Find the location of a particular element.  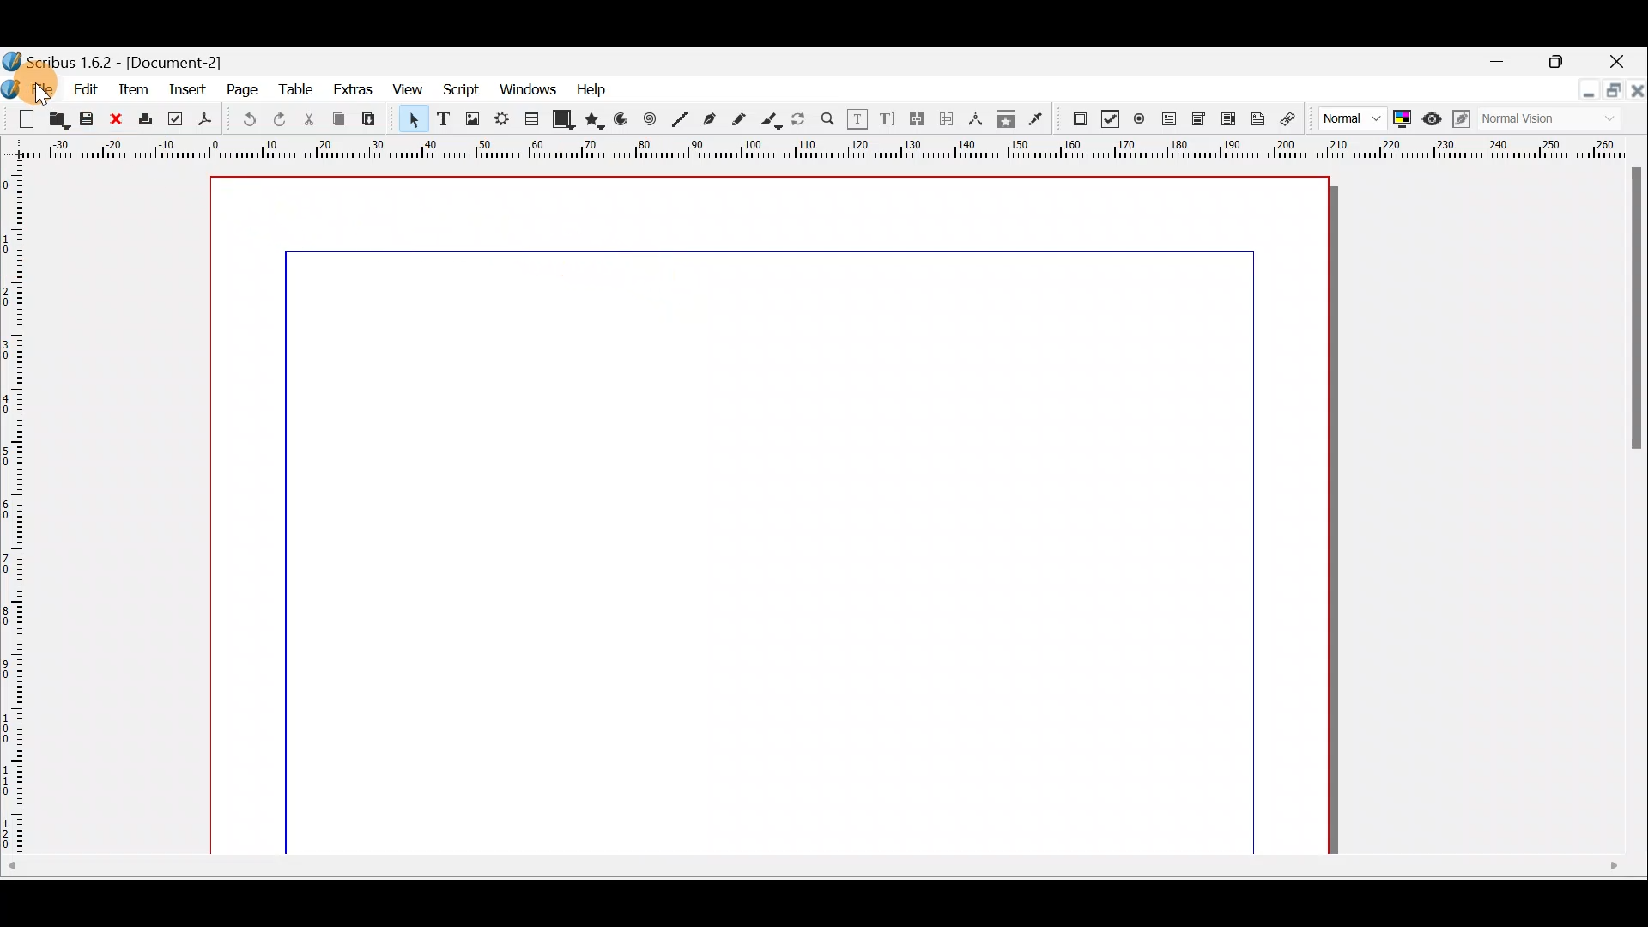

Close is located at coordinates (117, 120).